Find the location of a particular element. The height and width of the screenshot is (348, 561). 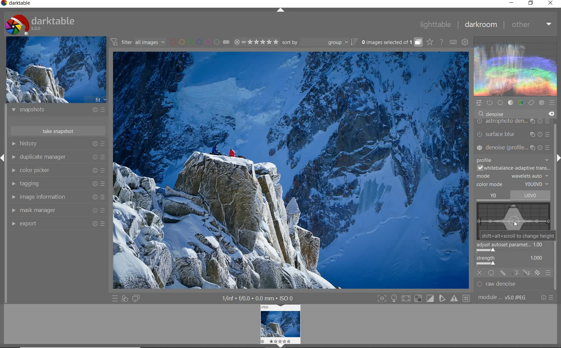

MODE is located at coordinates (513, 175).